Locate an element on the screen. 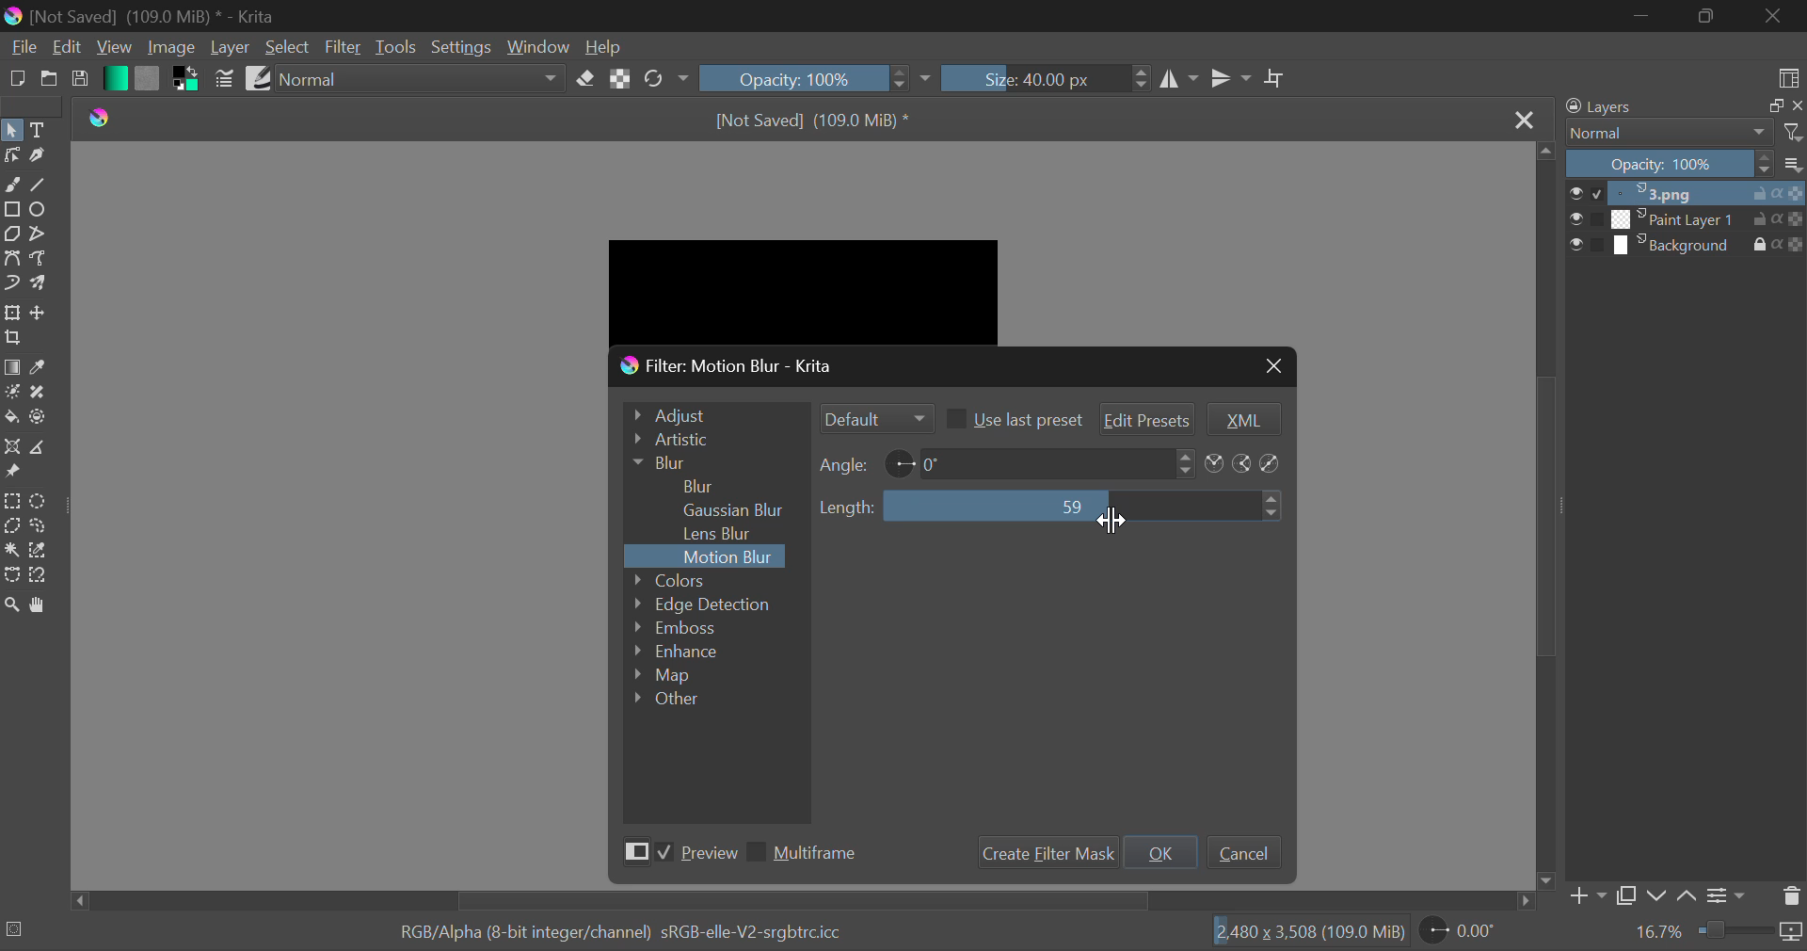 This screenshot has width=1807, height=951. Freehand is located at coordinates (12, 185).